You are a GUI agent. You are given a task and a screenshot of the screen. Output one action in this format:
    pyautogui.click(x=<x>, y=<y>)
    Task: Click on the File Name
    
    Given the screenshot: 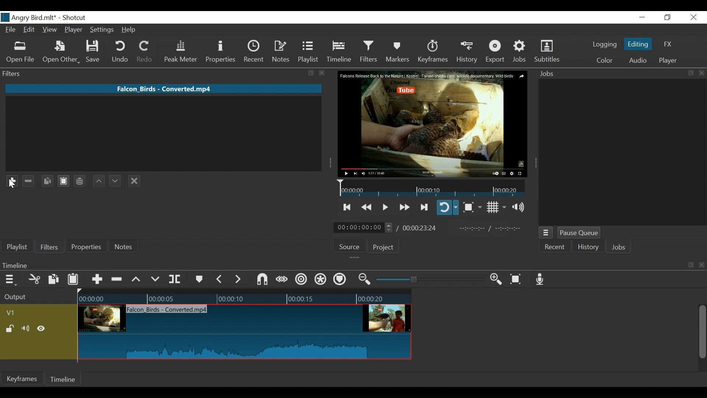 What is the action you would take?
    pyautogui.click(x=11, y=31)
    